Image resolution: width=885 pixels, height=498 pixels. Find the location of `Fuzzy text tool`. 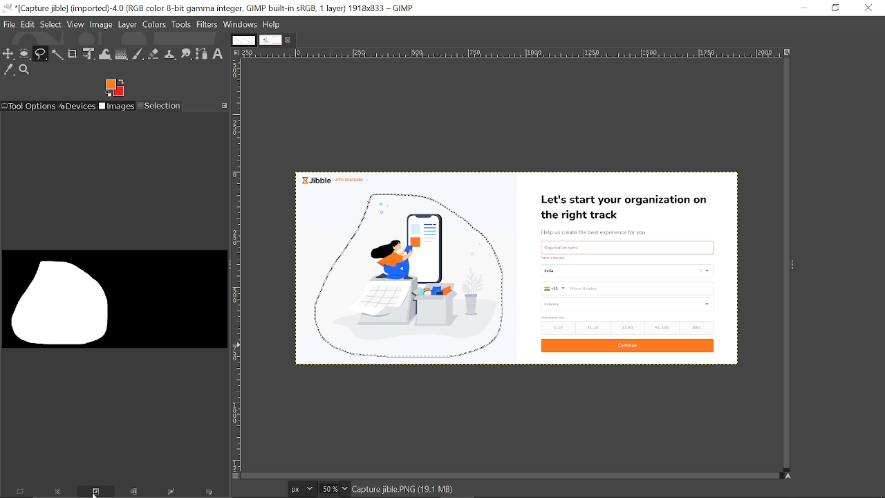

Fuzzy text tool is located at coordinates (57, 54).